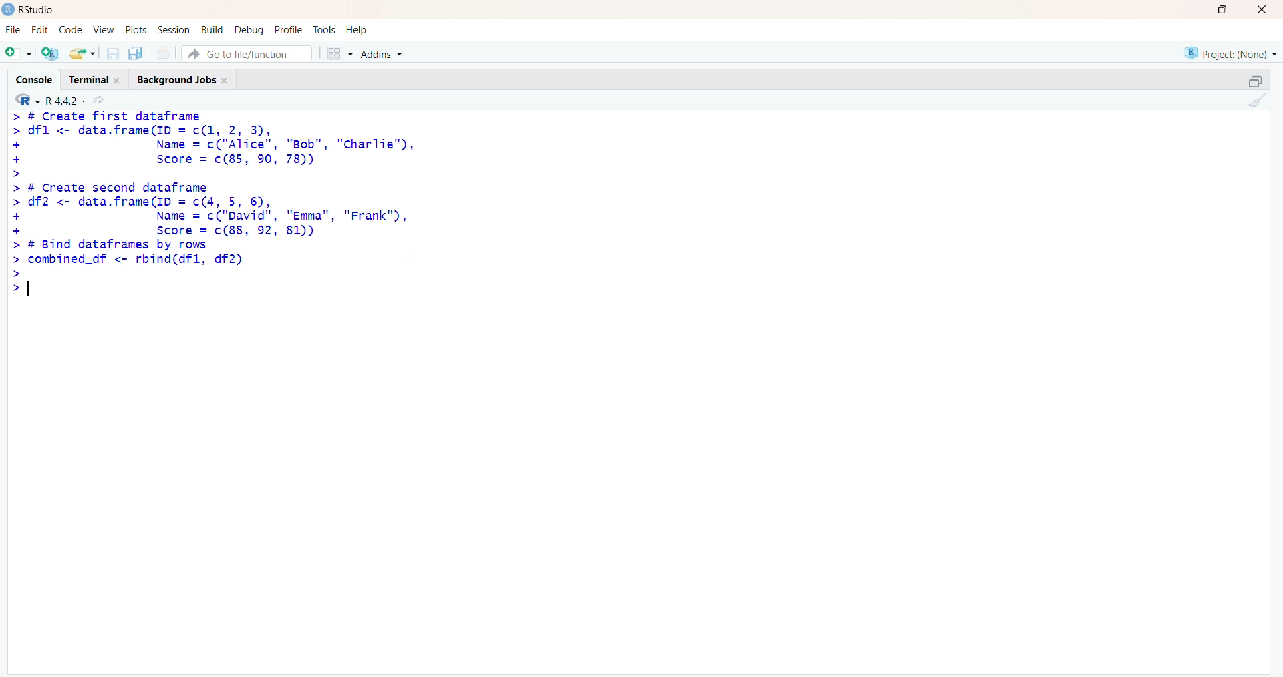  Describe the element at coordinates (184, 78) in the screenshot. I see `Background Jobs` at that location.